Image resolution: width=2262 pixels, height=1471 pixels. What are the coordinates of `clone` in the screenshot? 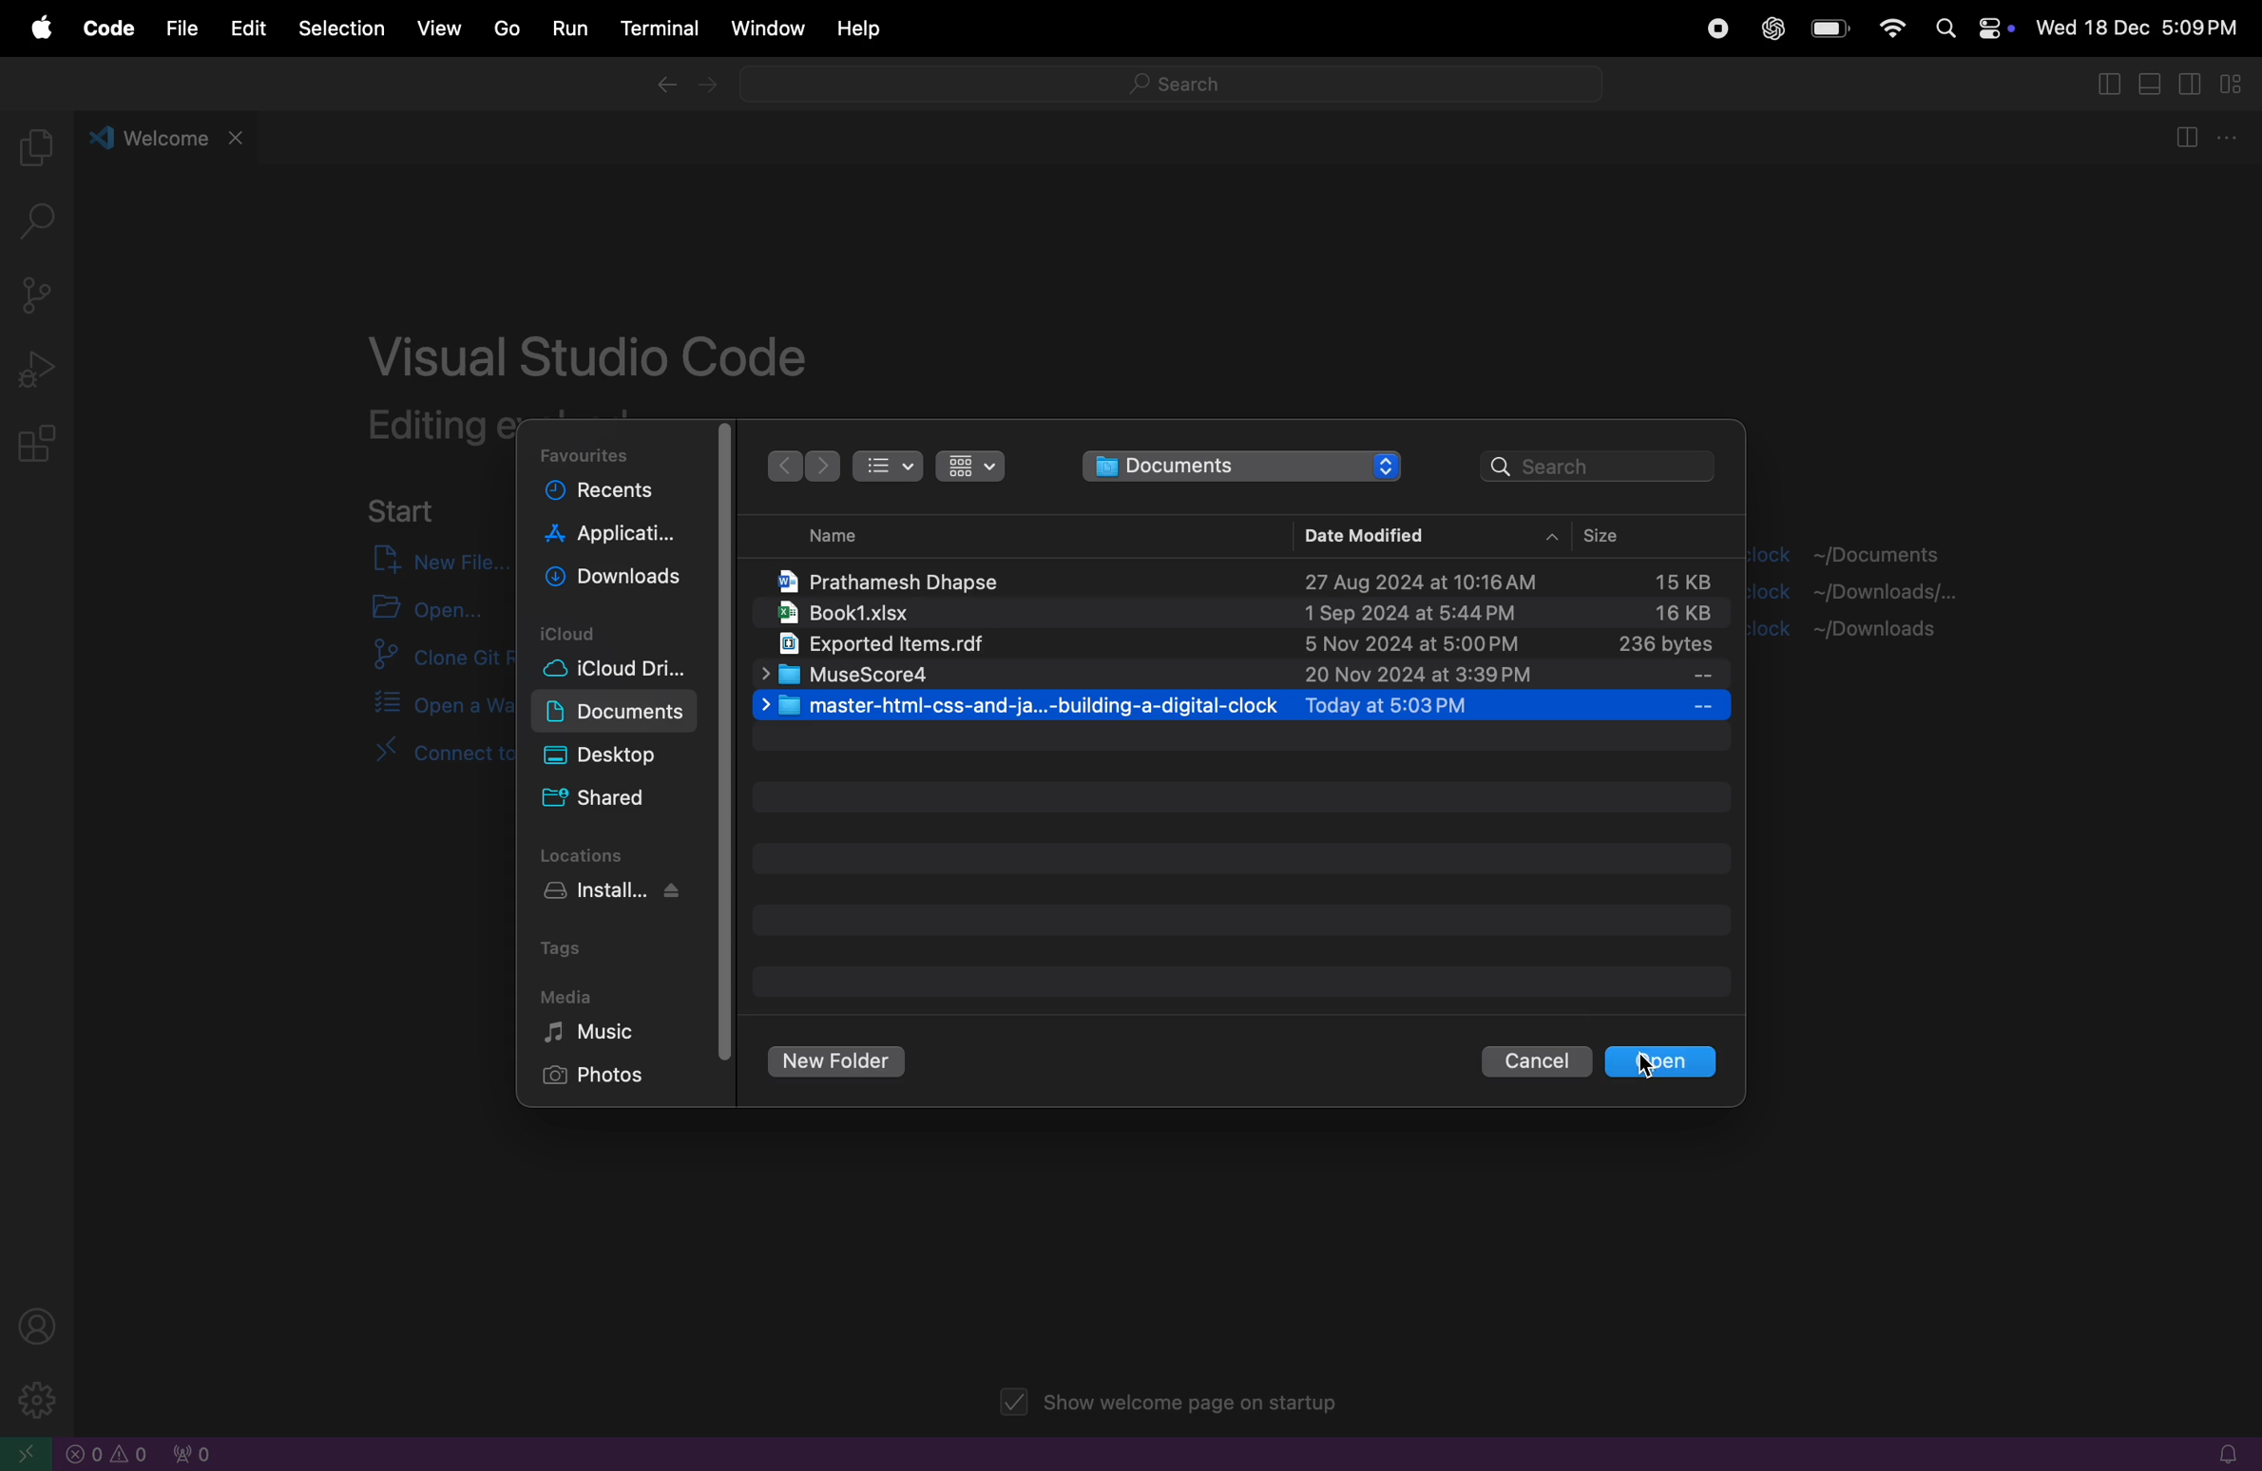 It's located at (423, 659).